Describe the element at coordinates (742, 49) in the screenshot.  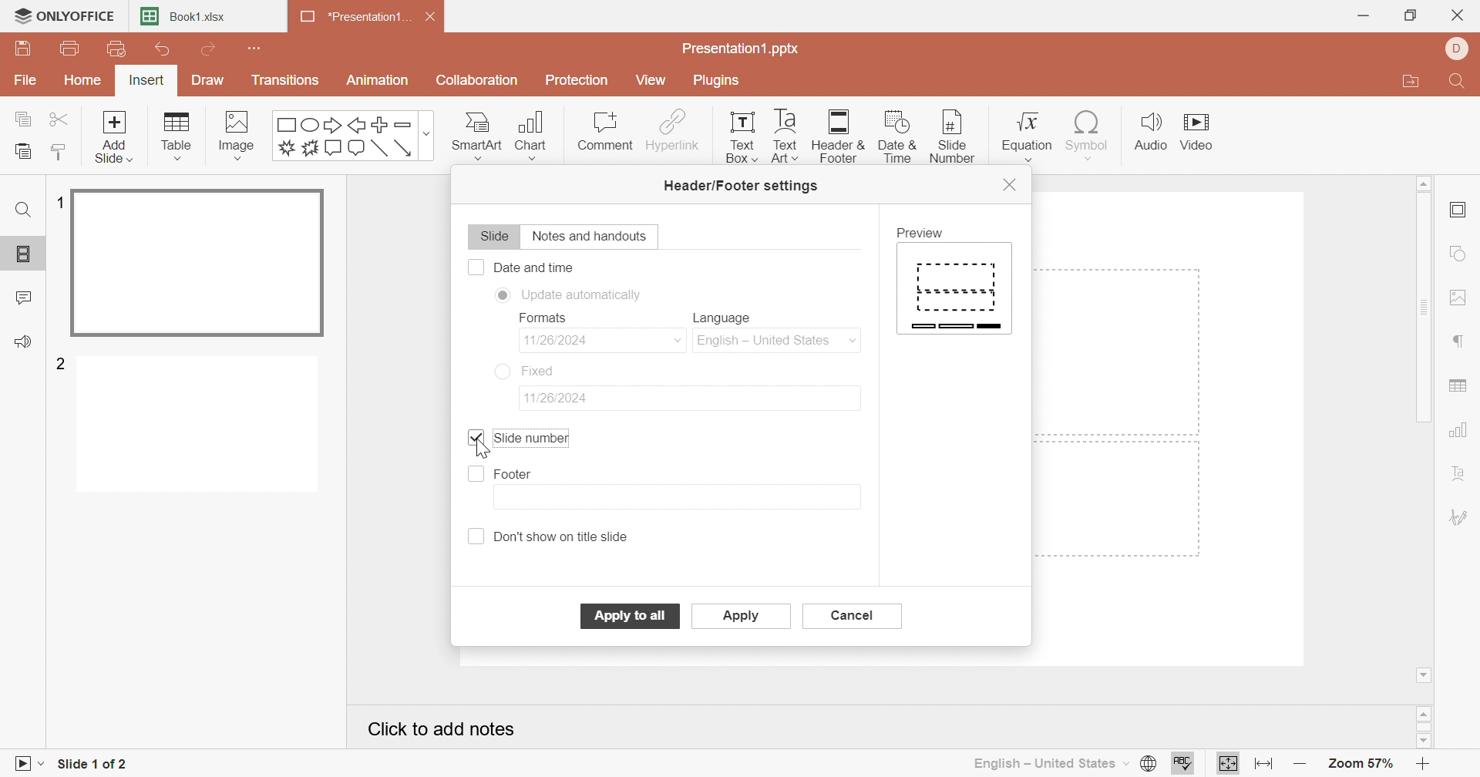
I see `Presentation1.pptx` at that location.